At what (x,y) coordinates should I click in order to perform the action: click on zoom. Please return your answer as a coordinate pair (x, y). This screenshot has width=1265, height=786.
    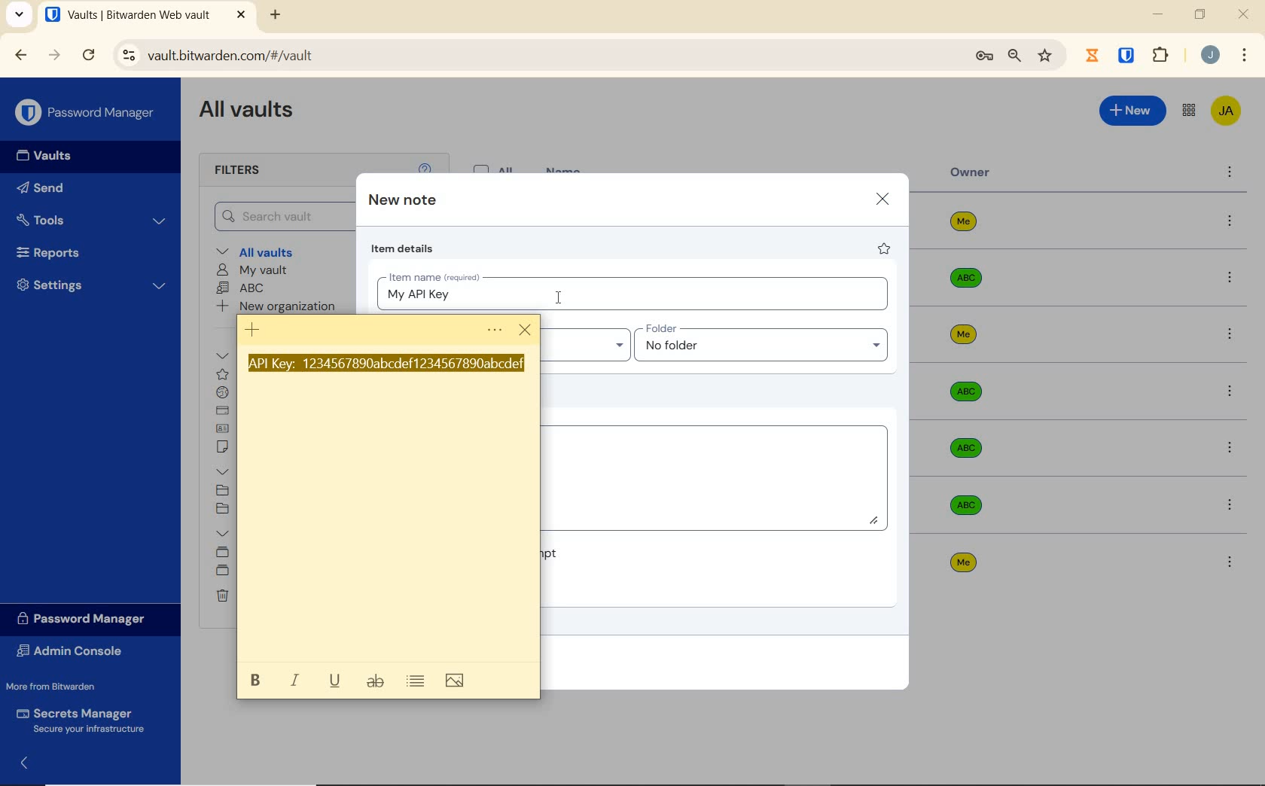
    Looking at the image, I should click on (1013, 56).